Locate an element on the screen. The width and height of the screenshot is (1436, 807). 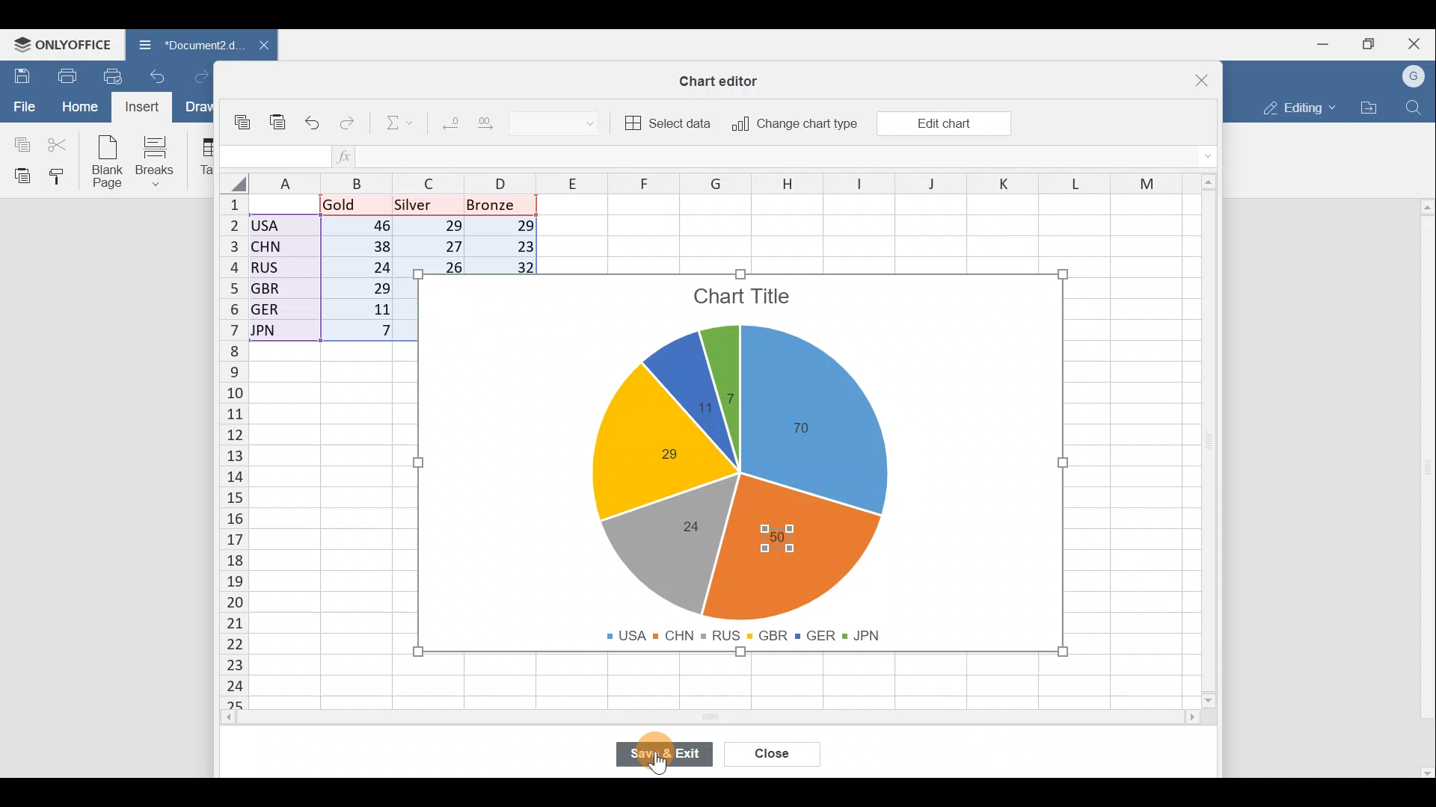
Close is located at coordinates (1208, 78).